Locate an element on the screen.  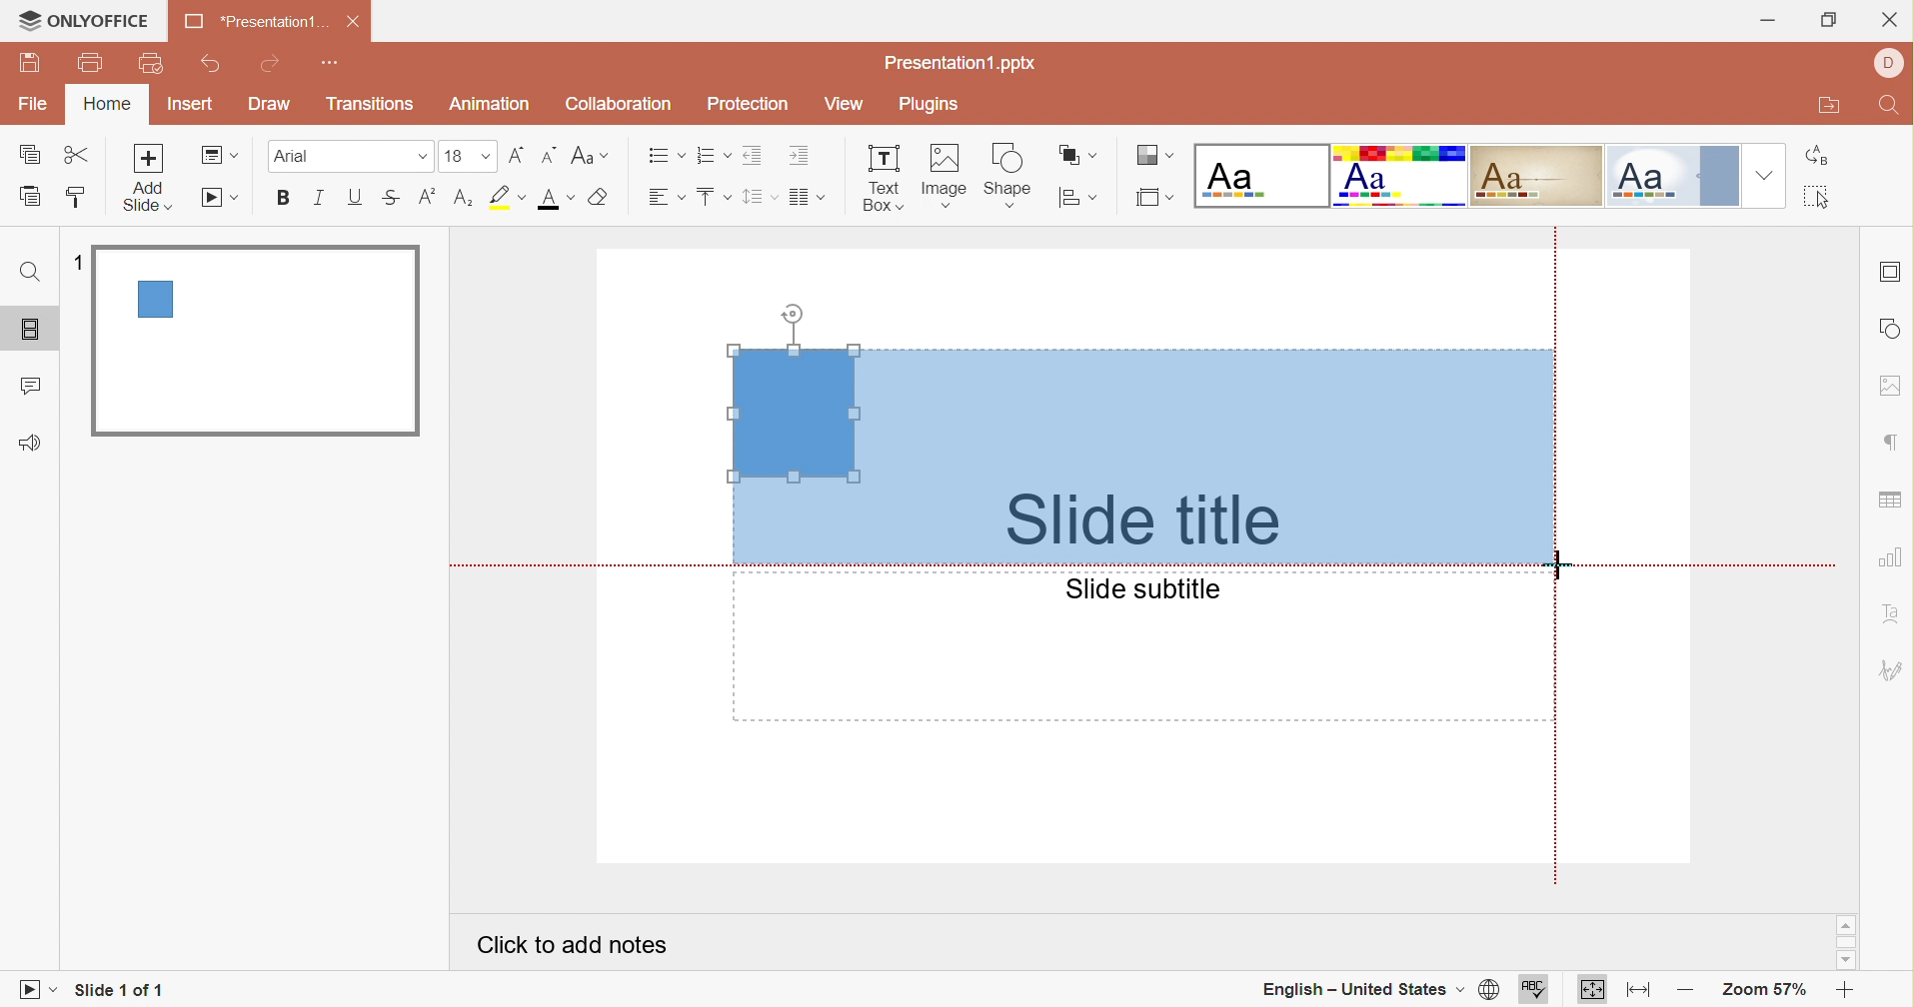
Change slide size is located at coordinates (1154, 198).